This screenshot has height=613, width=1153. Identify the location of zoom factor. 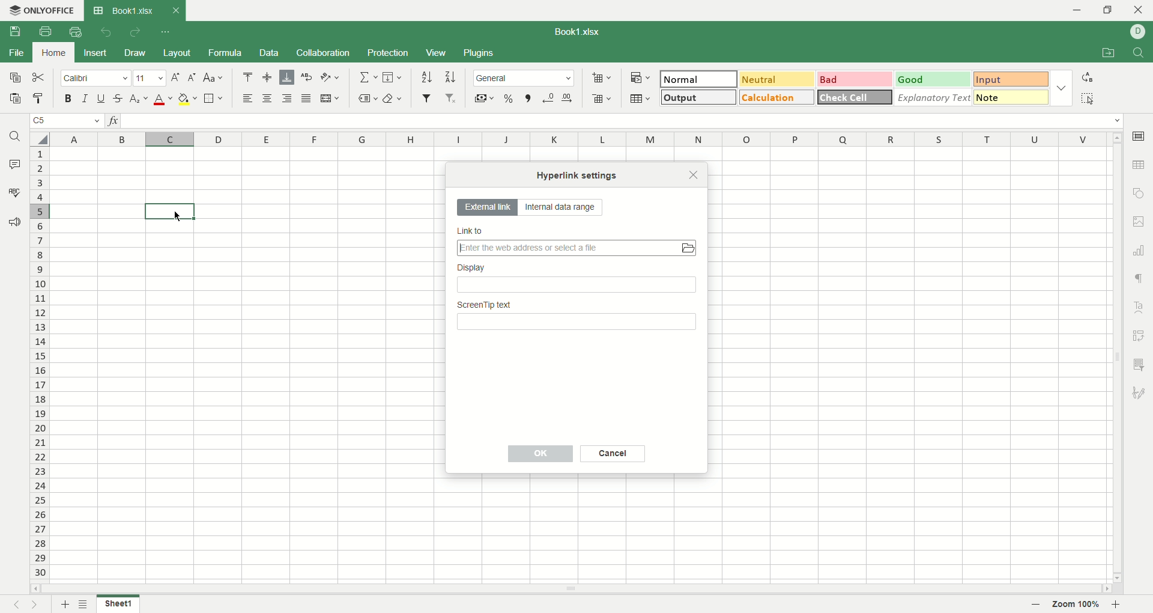
(1079, 605).